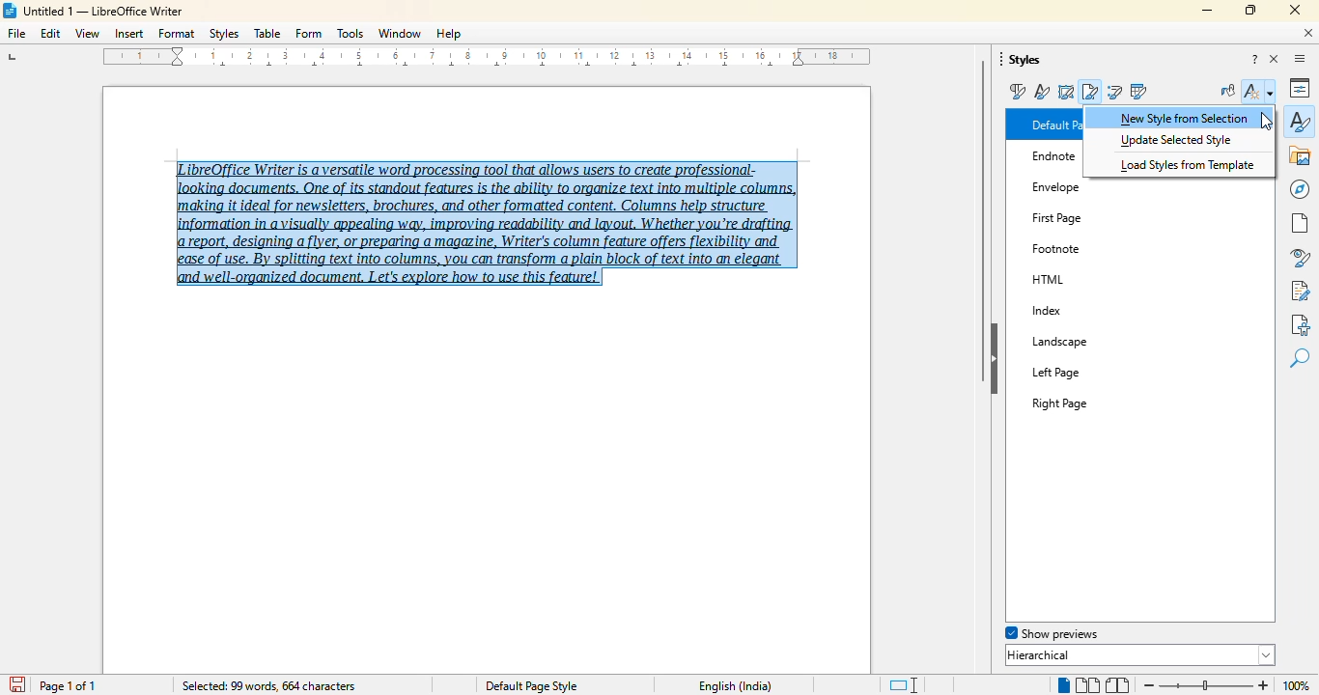 This screenshot has height=695, width=1319. What do you see at coordinates (224, 34) in the screenshot?
I see `styles` at bounding box center [224, 34].